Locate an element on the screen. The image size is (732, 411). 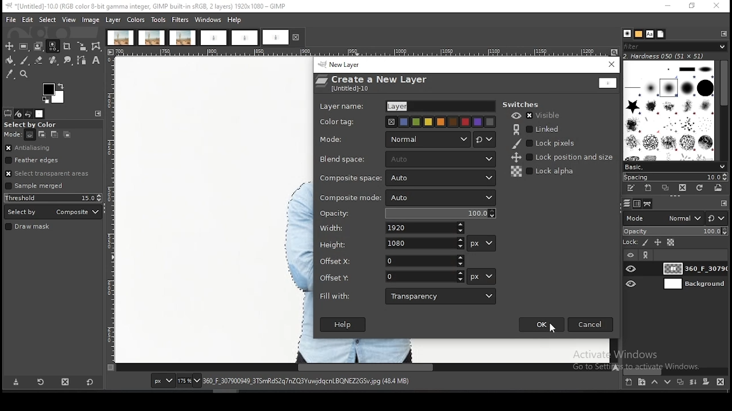
save tool preset is located at coordinates (15, 382).